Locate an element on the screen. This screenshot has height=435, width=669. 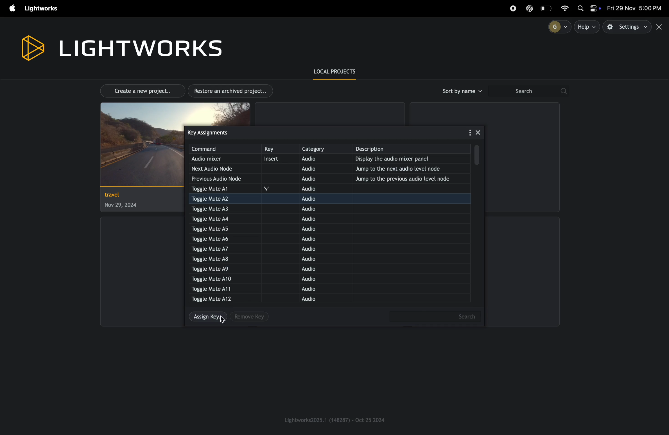
toggle mute A4 is located at coordinates (223, 218).